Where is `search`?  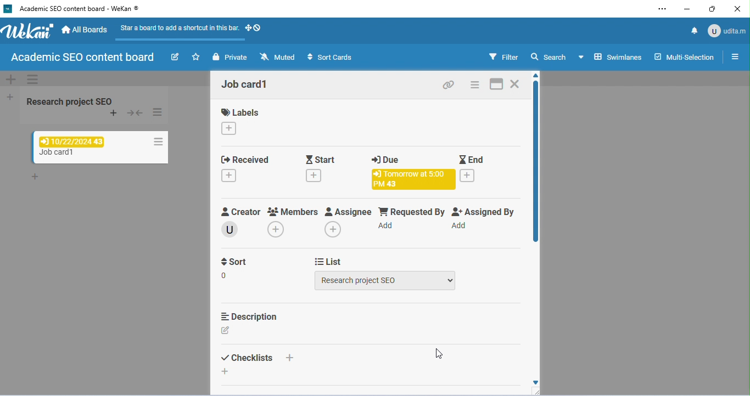 search is located at coordinates (548, 56).